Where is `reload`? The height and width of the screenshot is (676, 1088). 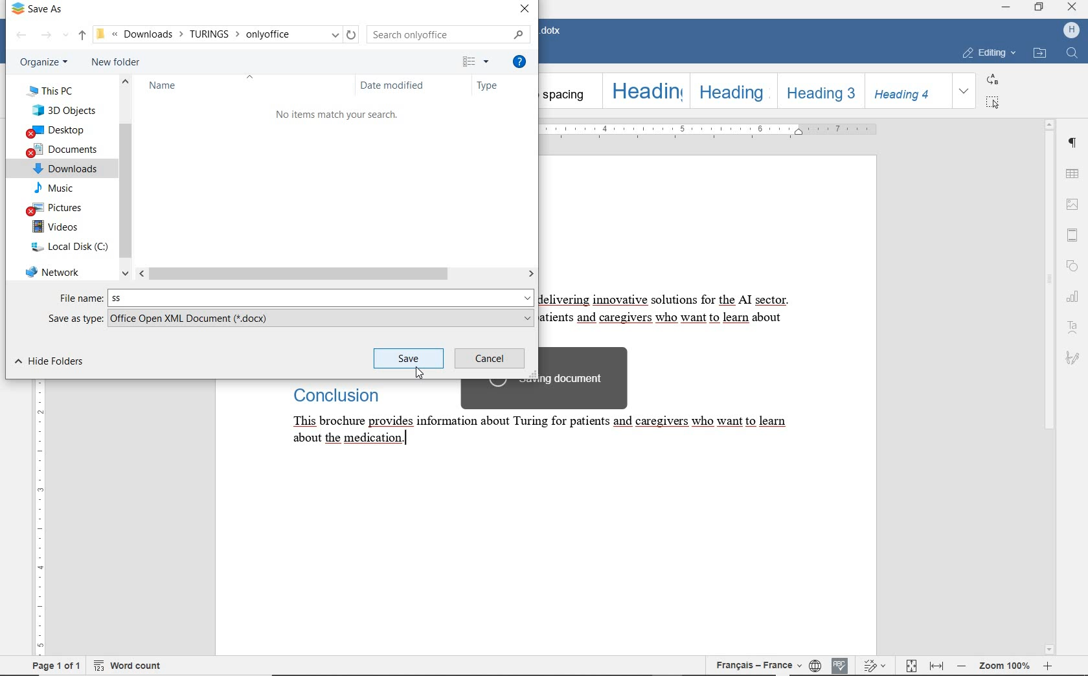 reload is located at coordinates (354, 35).